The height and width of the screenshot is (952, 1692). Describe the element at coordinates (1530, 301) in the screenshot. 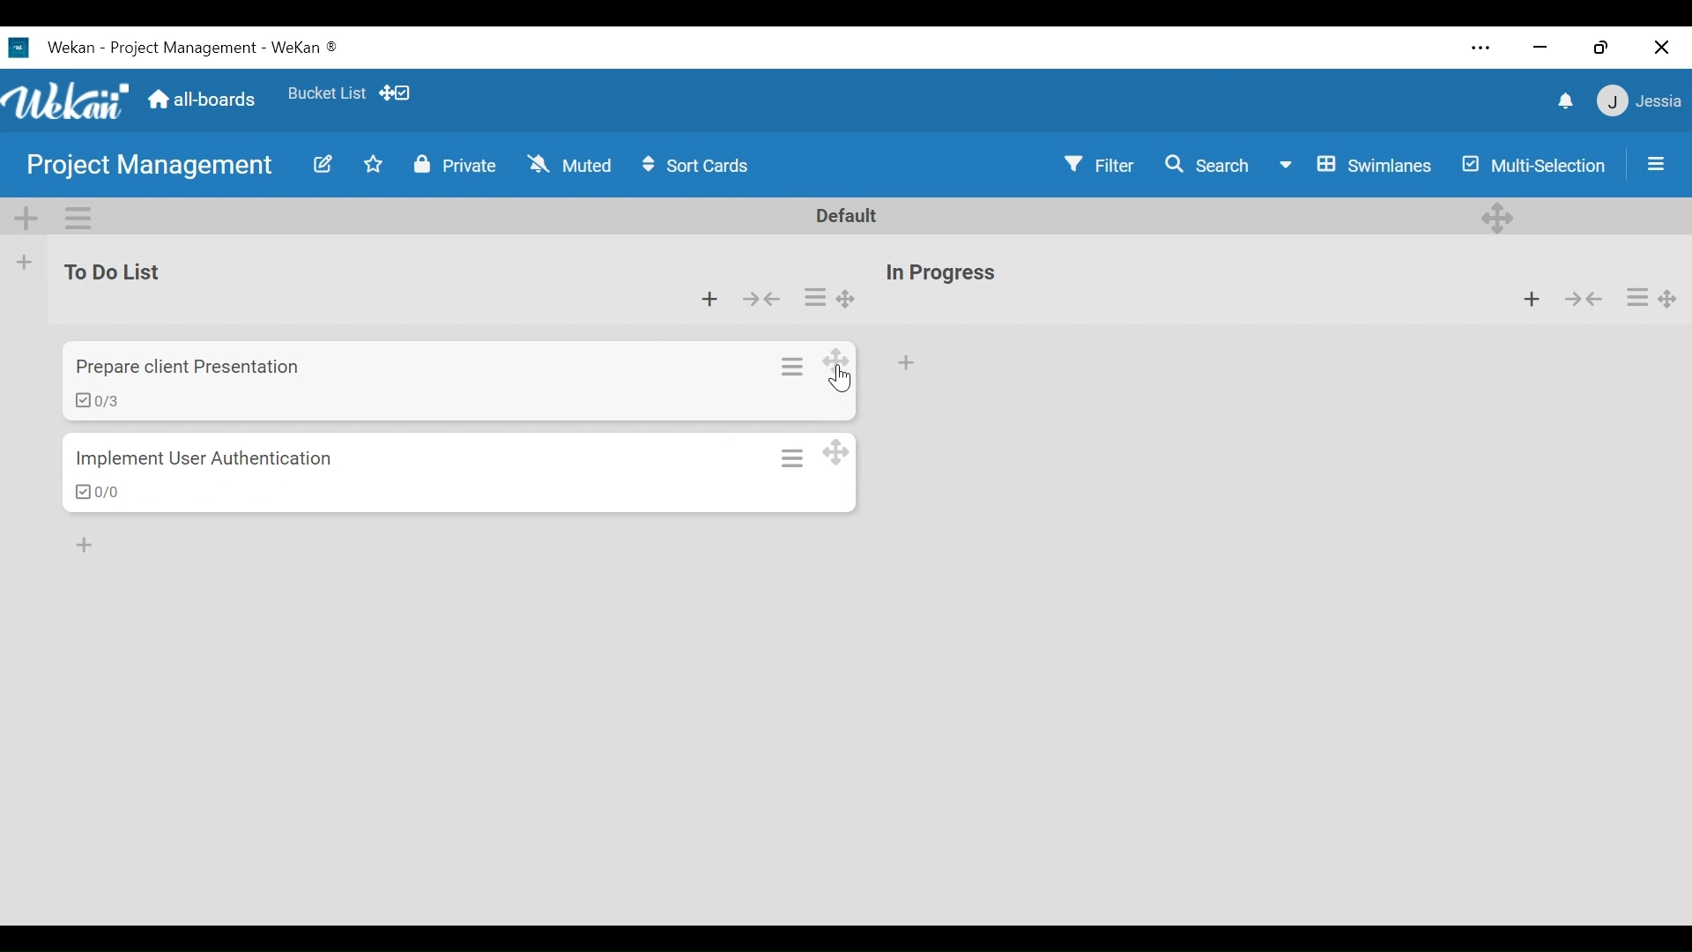

I see `Add list` at that location.